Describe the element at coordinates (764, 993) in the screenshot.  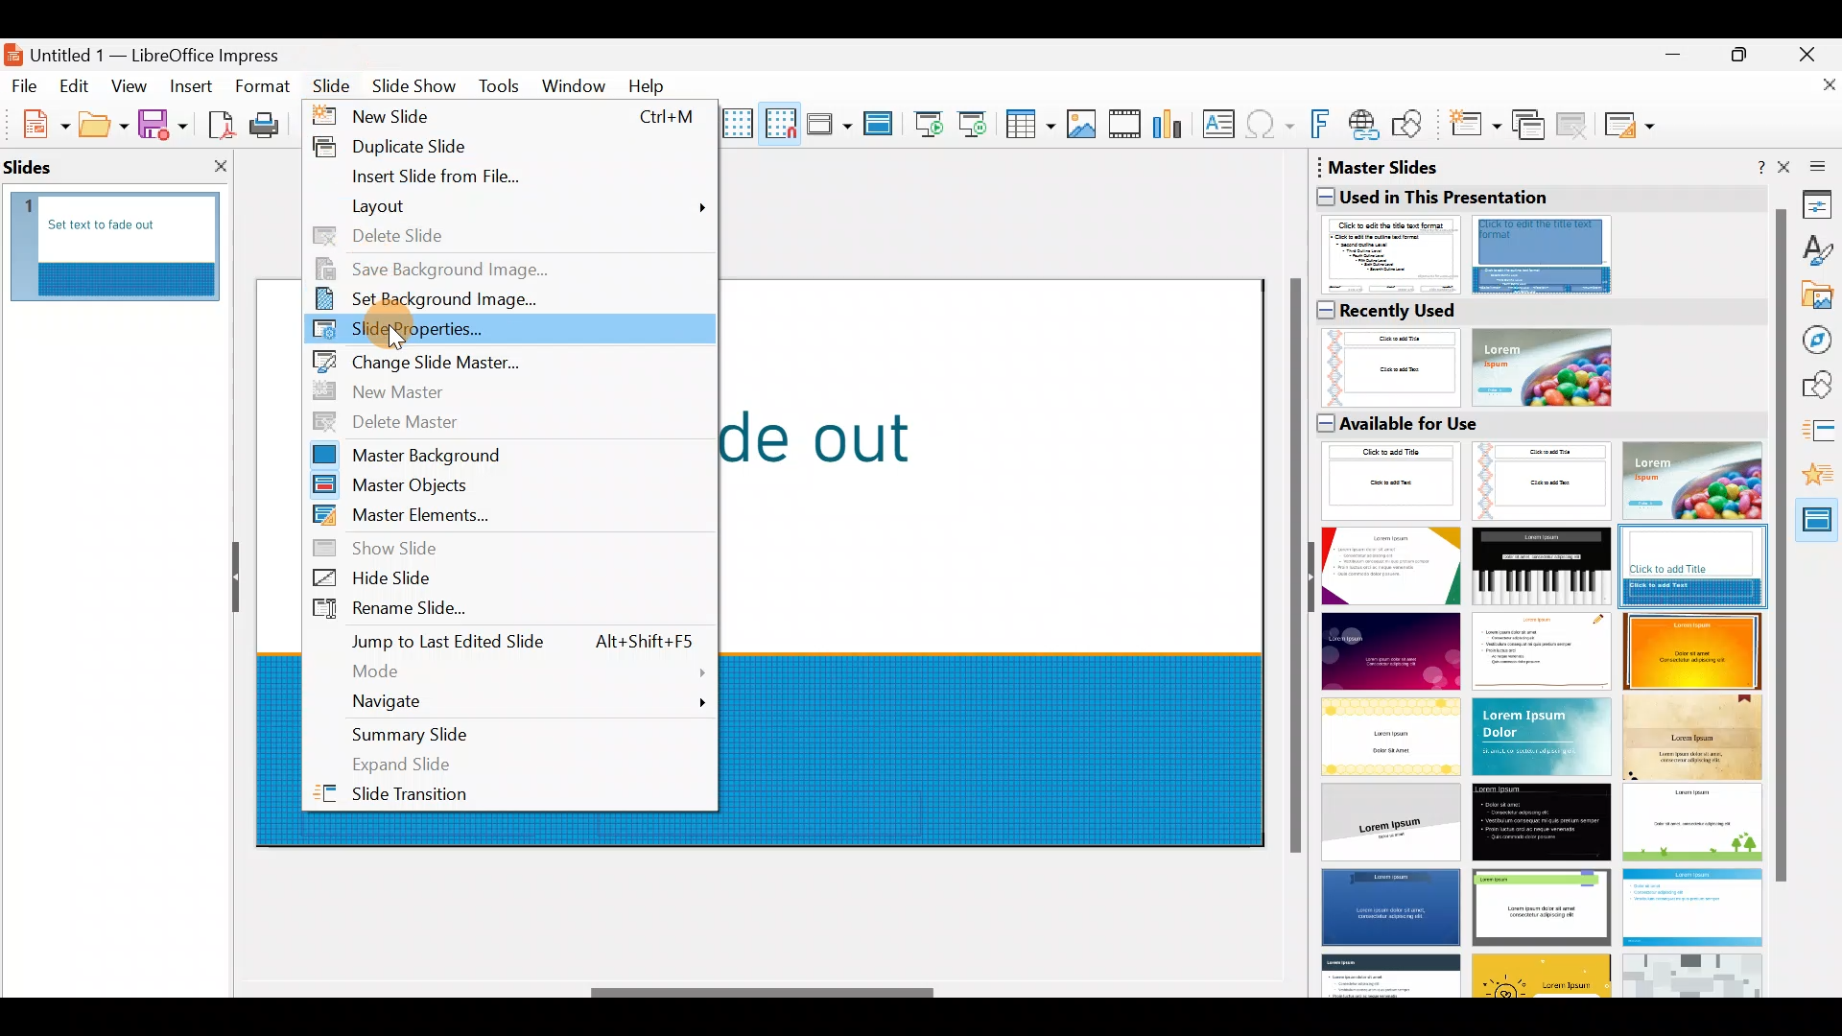
I see `Scroll bar` at that location.